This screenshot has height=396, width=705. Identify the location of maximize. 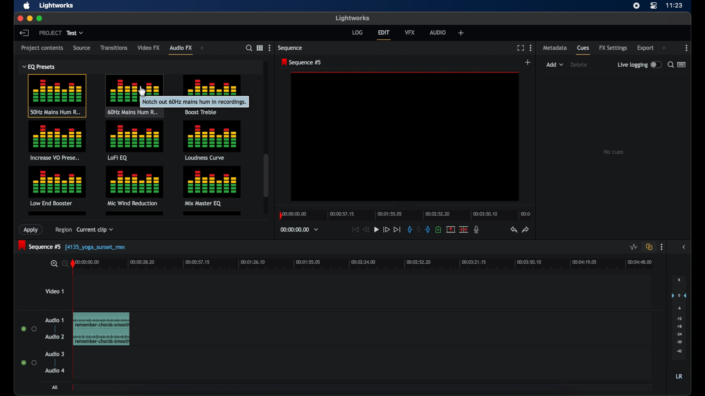
(40, 19).